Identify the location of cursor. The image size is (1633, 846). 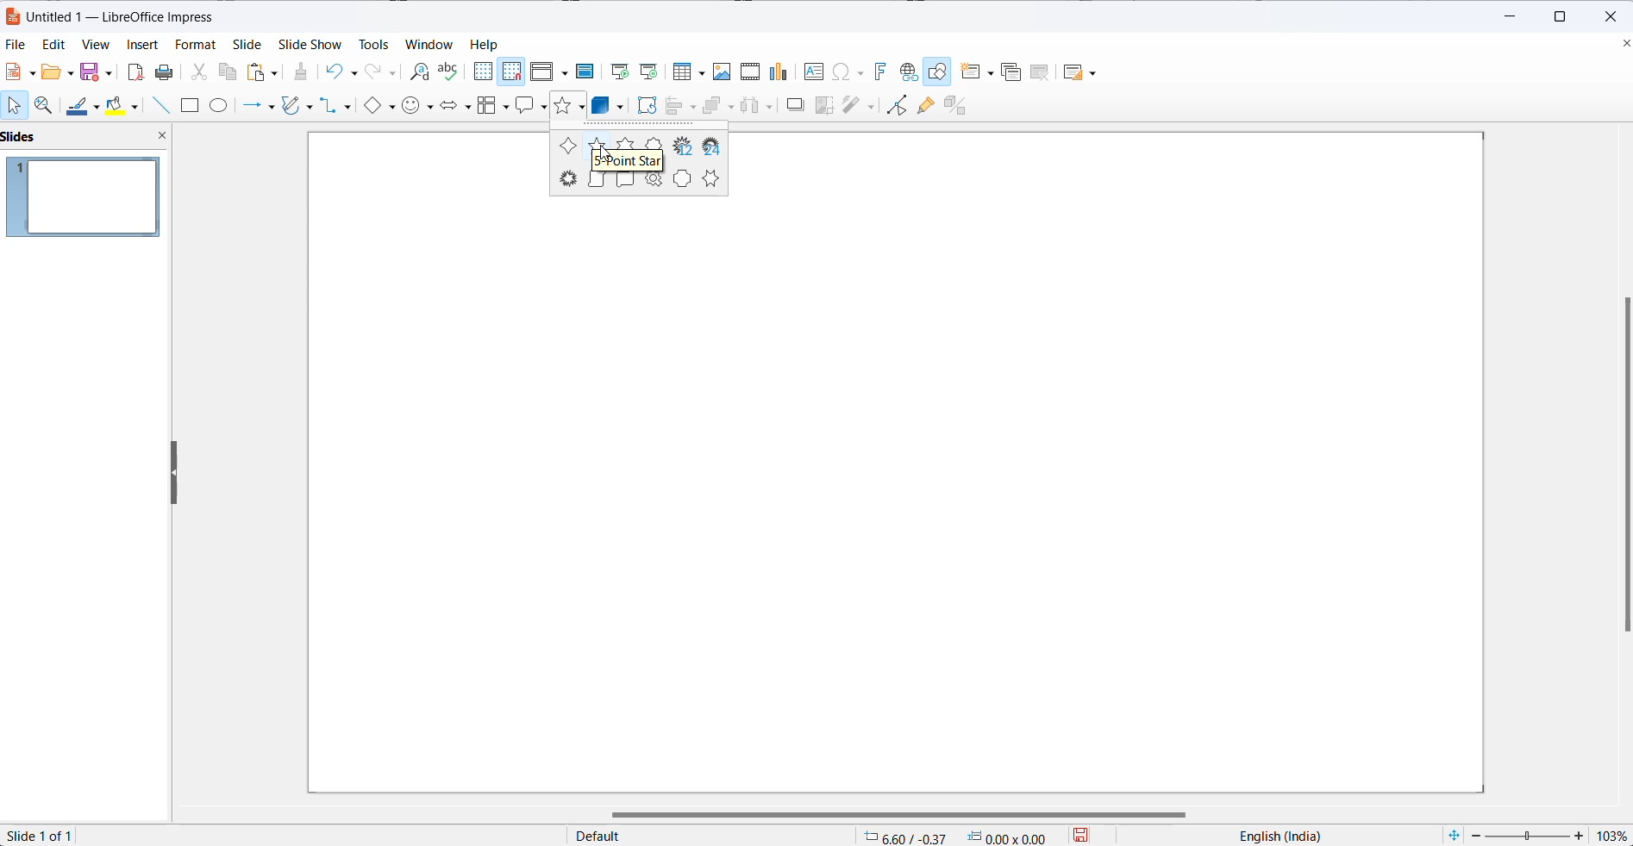
(581, 116).